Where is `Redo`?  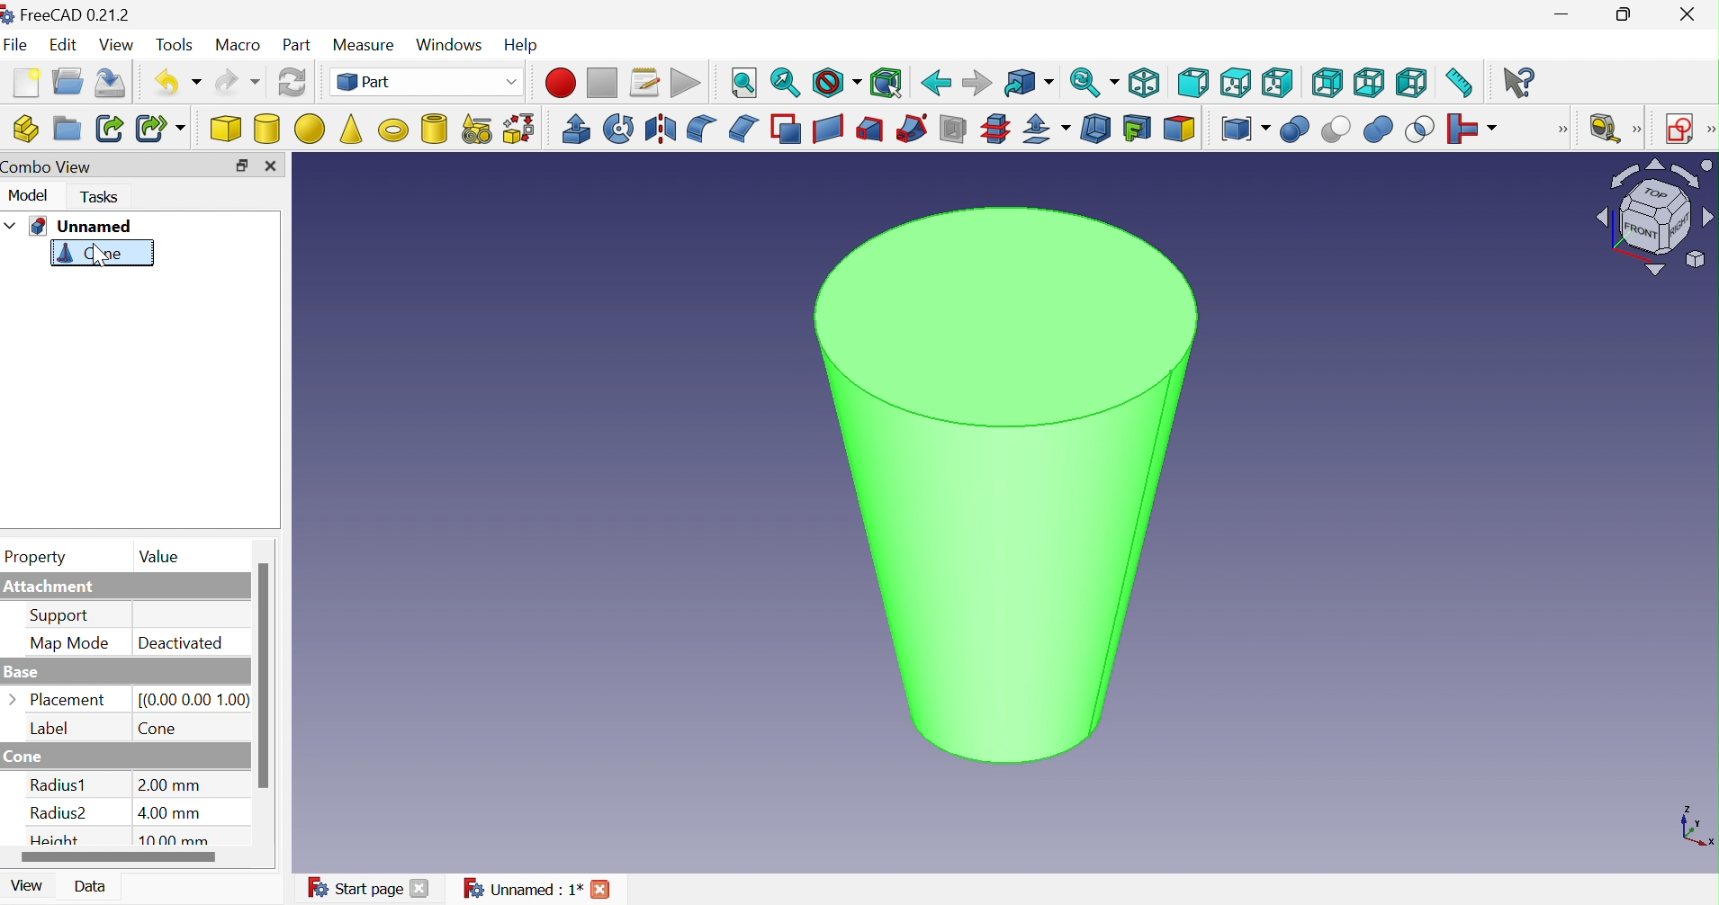
Redo is located at coordinates (237, 83).